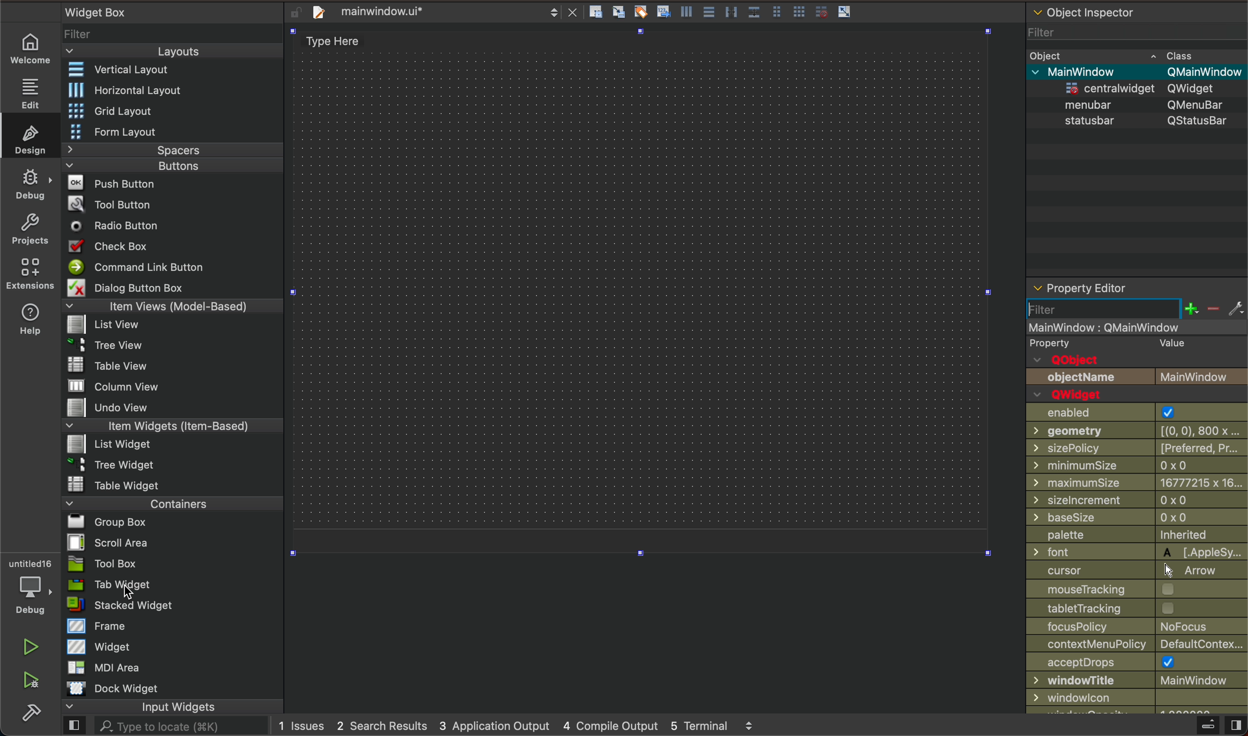  Describe the element at coordinates (1137, 70) in the screenshot. I see `v MainWindow OMainWindow` at that location.